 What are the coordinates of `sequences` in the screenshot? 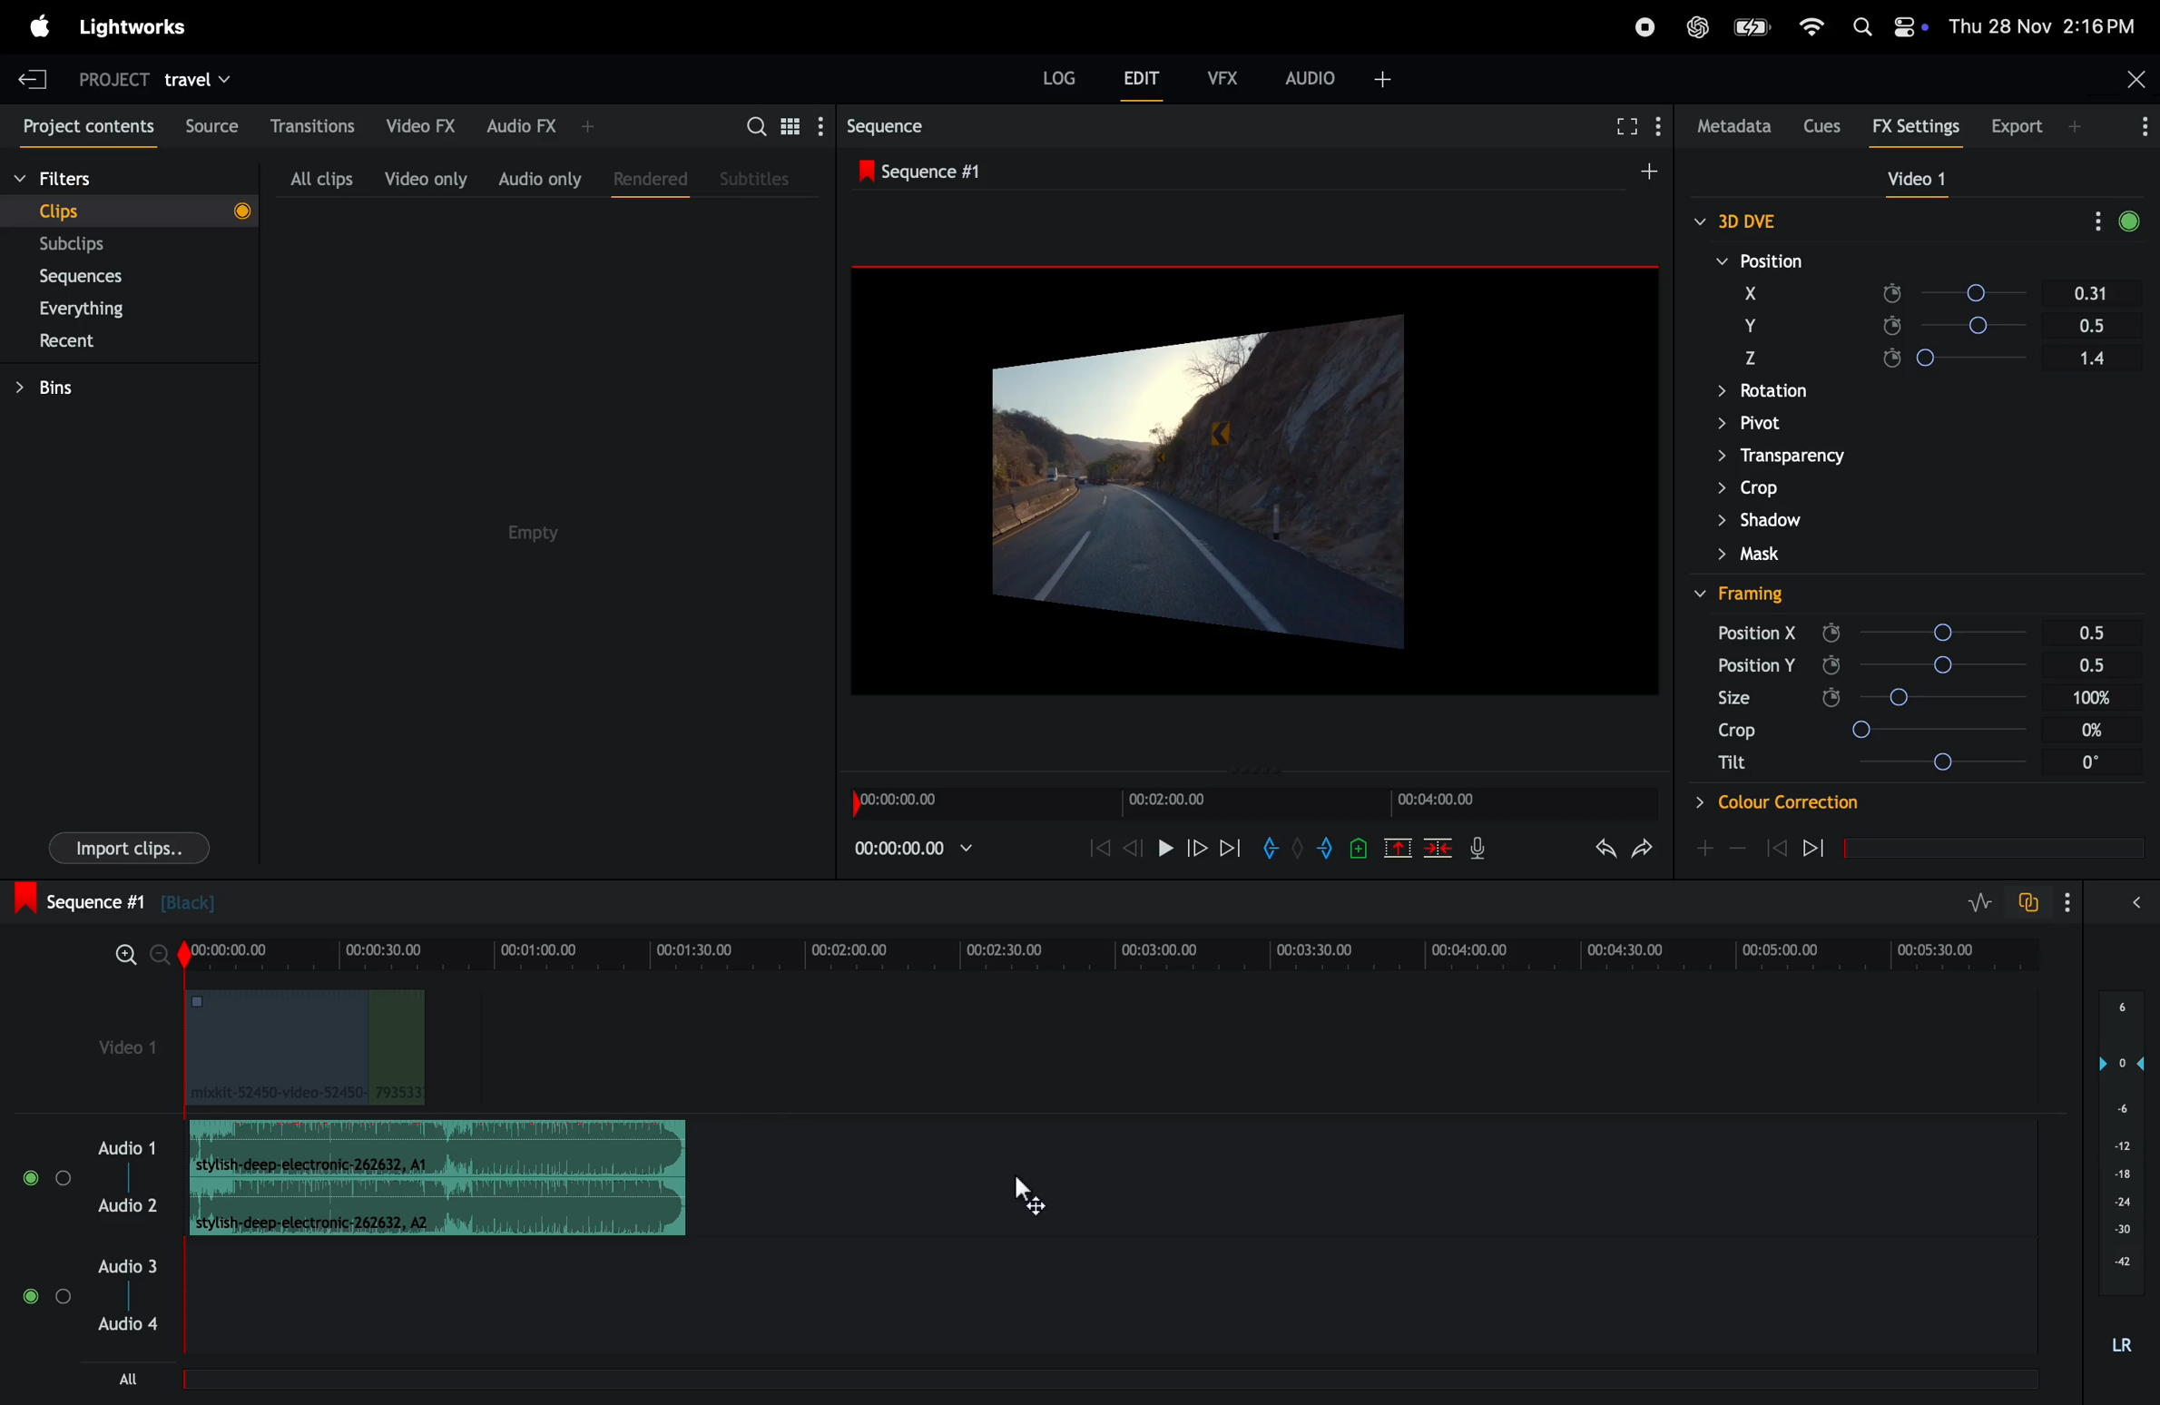 It's located at (96, 277).